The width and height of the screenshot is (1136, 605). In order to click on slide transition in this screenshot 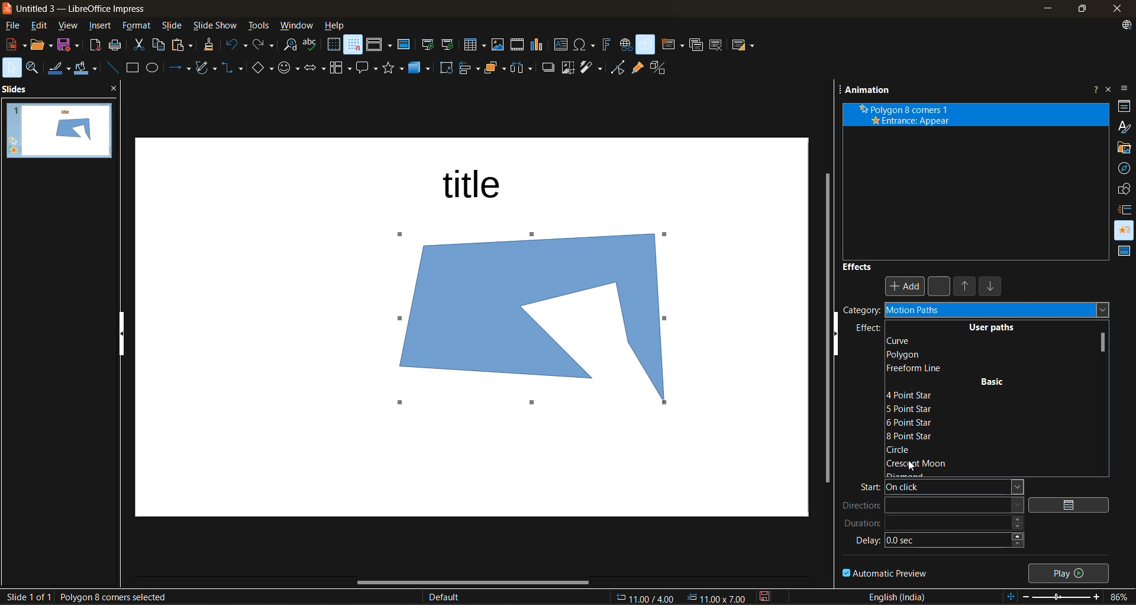, I will do `click(1123, 208)`.